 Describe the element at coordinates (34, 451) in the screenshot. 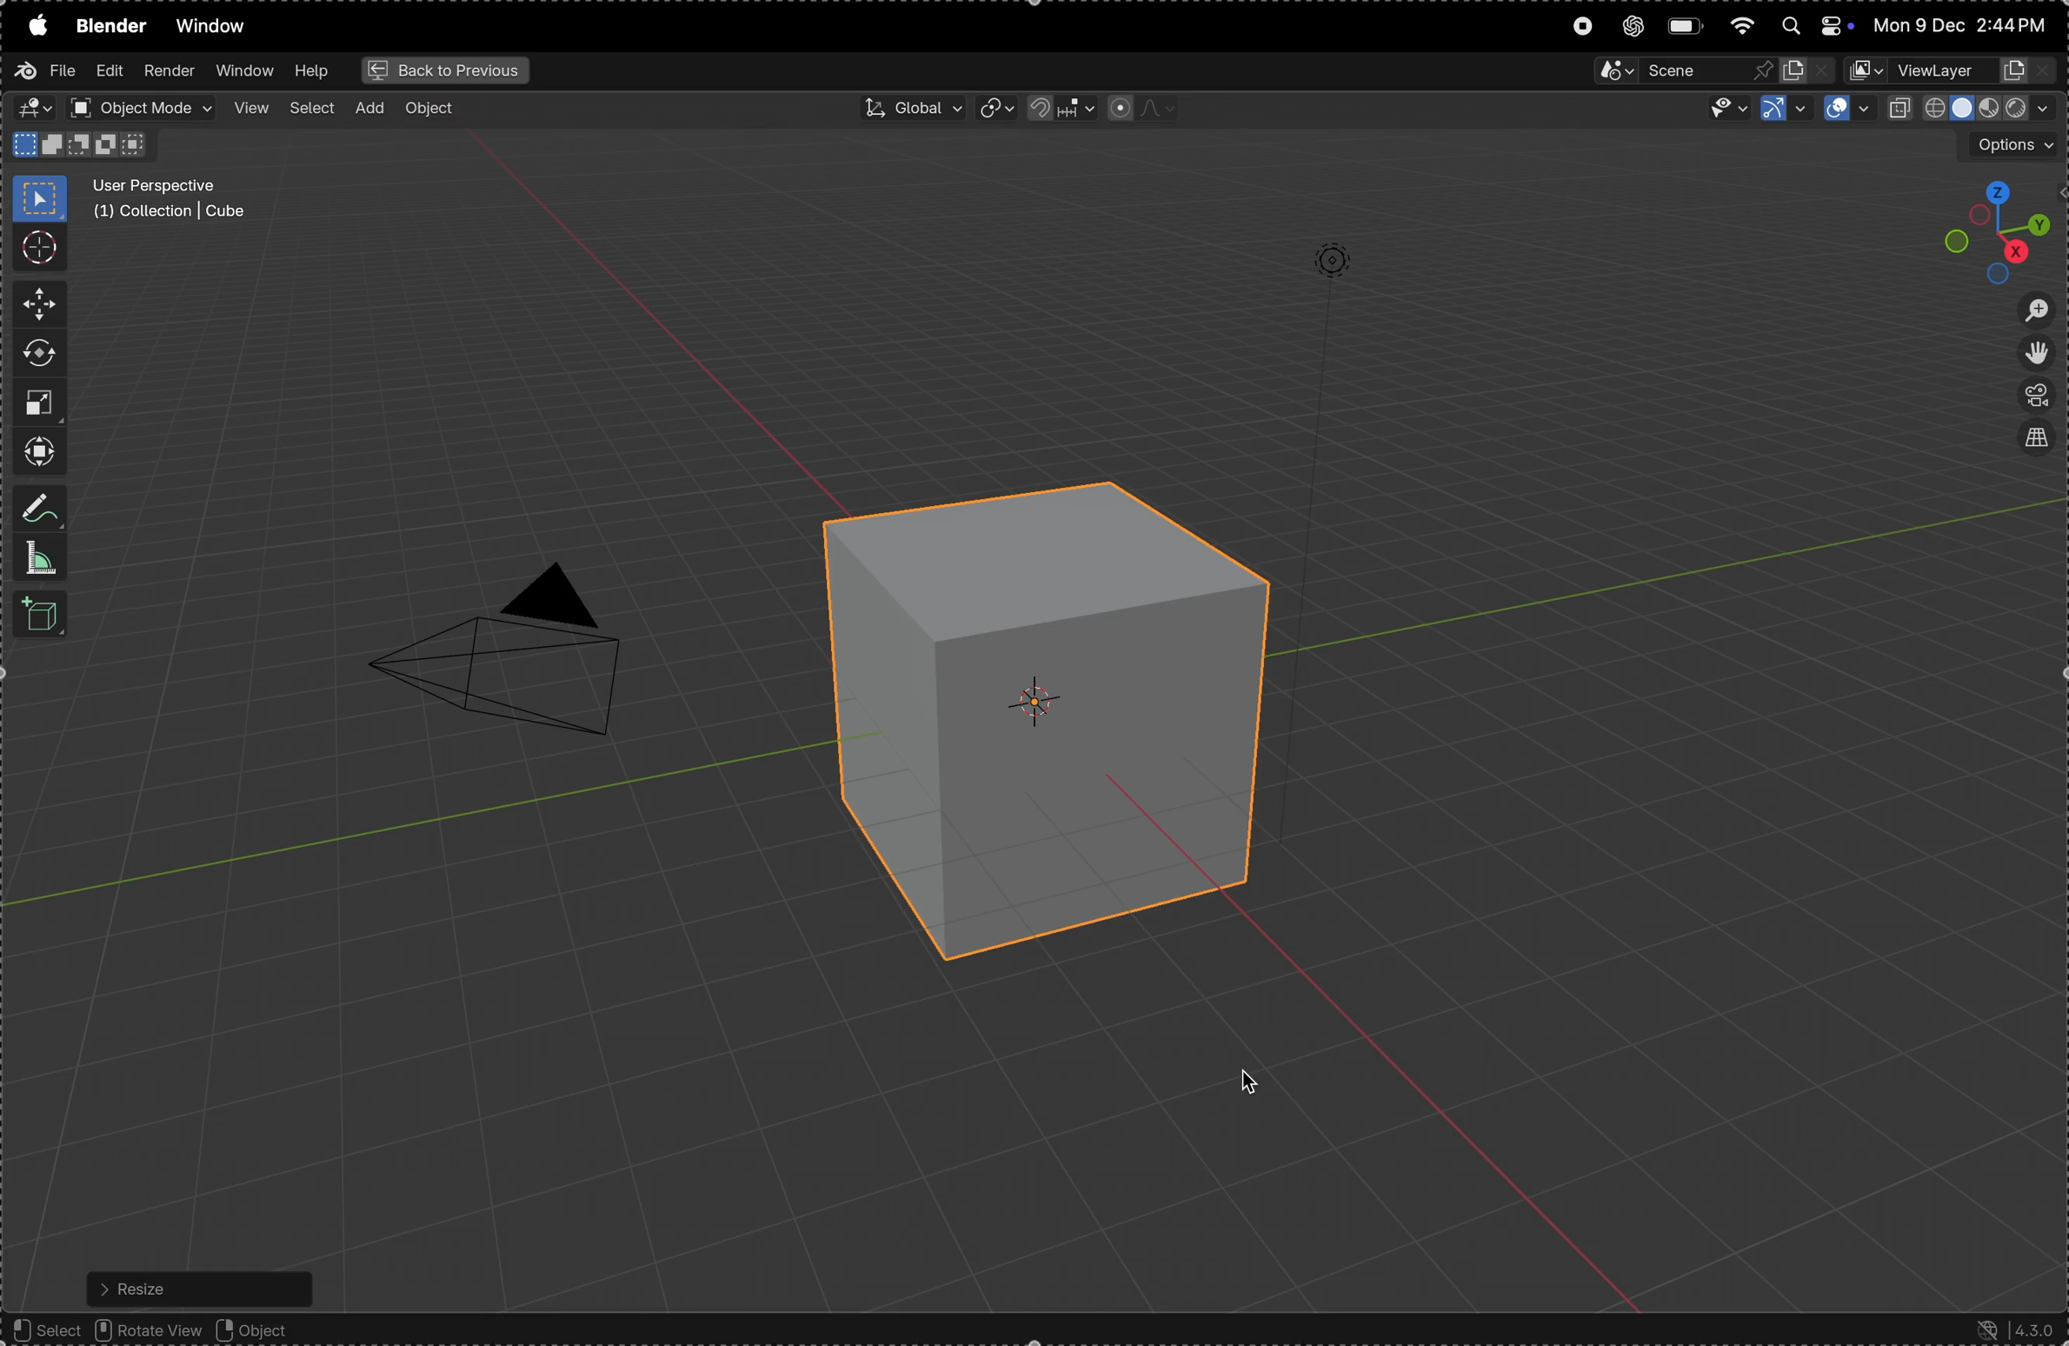

I see `trasnform` at that location.